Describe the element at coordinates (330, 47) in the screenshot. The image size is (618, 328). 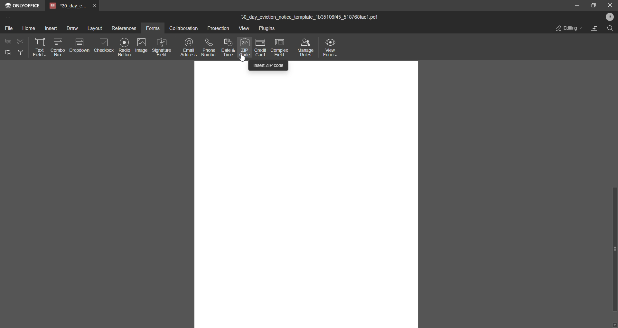
I see `view form` at that location.